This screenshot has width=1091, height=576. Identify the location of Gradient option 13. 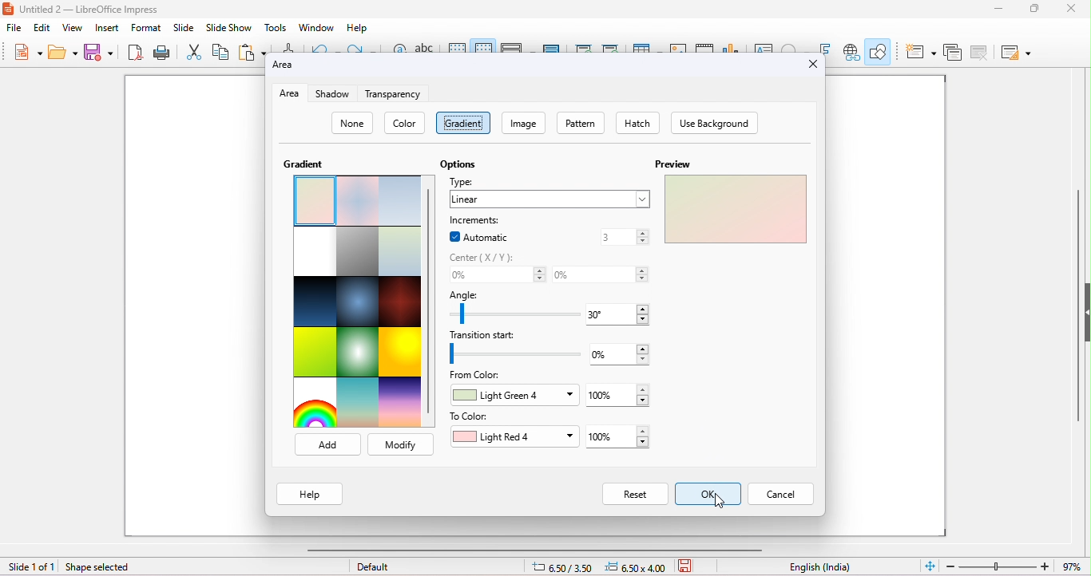
(313, 404).